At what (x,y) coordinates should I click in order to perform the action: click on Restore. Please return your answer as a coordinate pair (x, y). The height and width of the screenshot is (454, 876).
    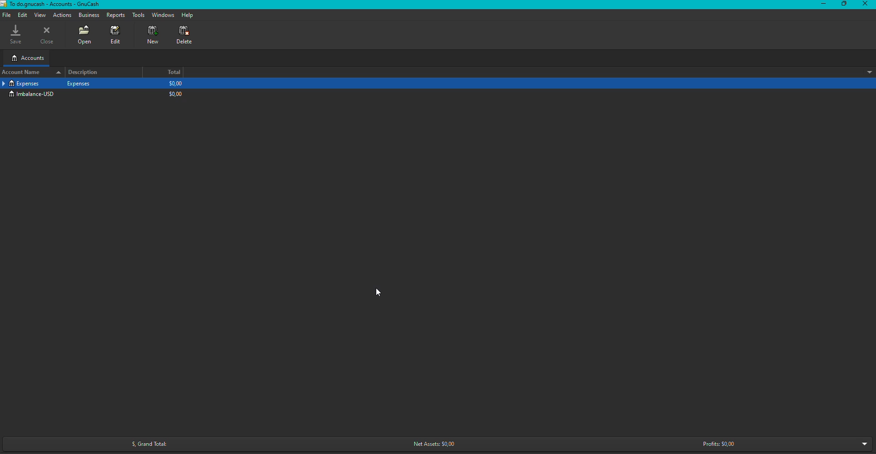
    Looking at the image, I should click on (842, 4).